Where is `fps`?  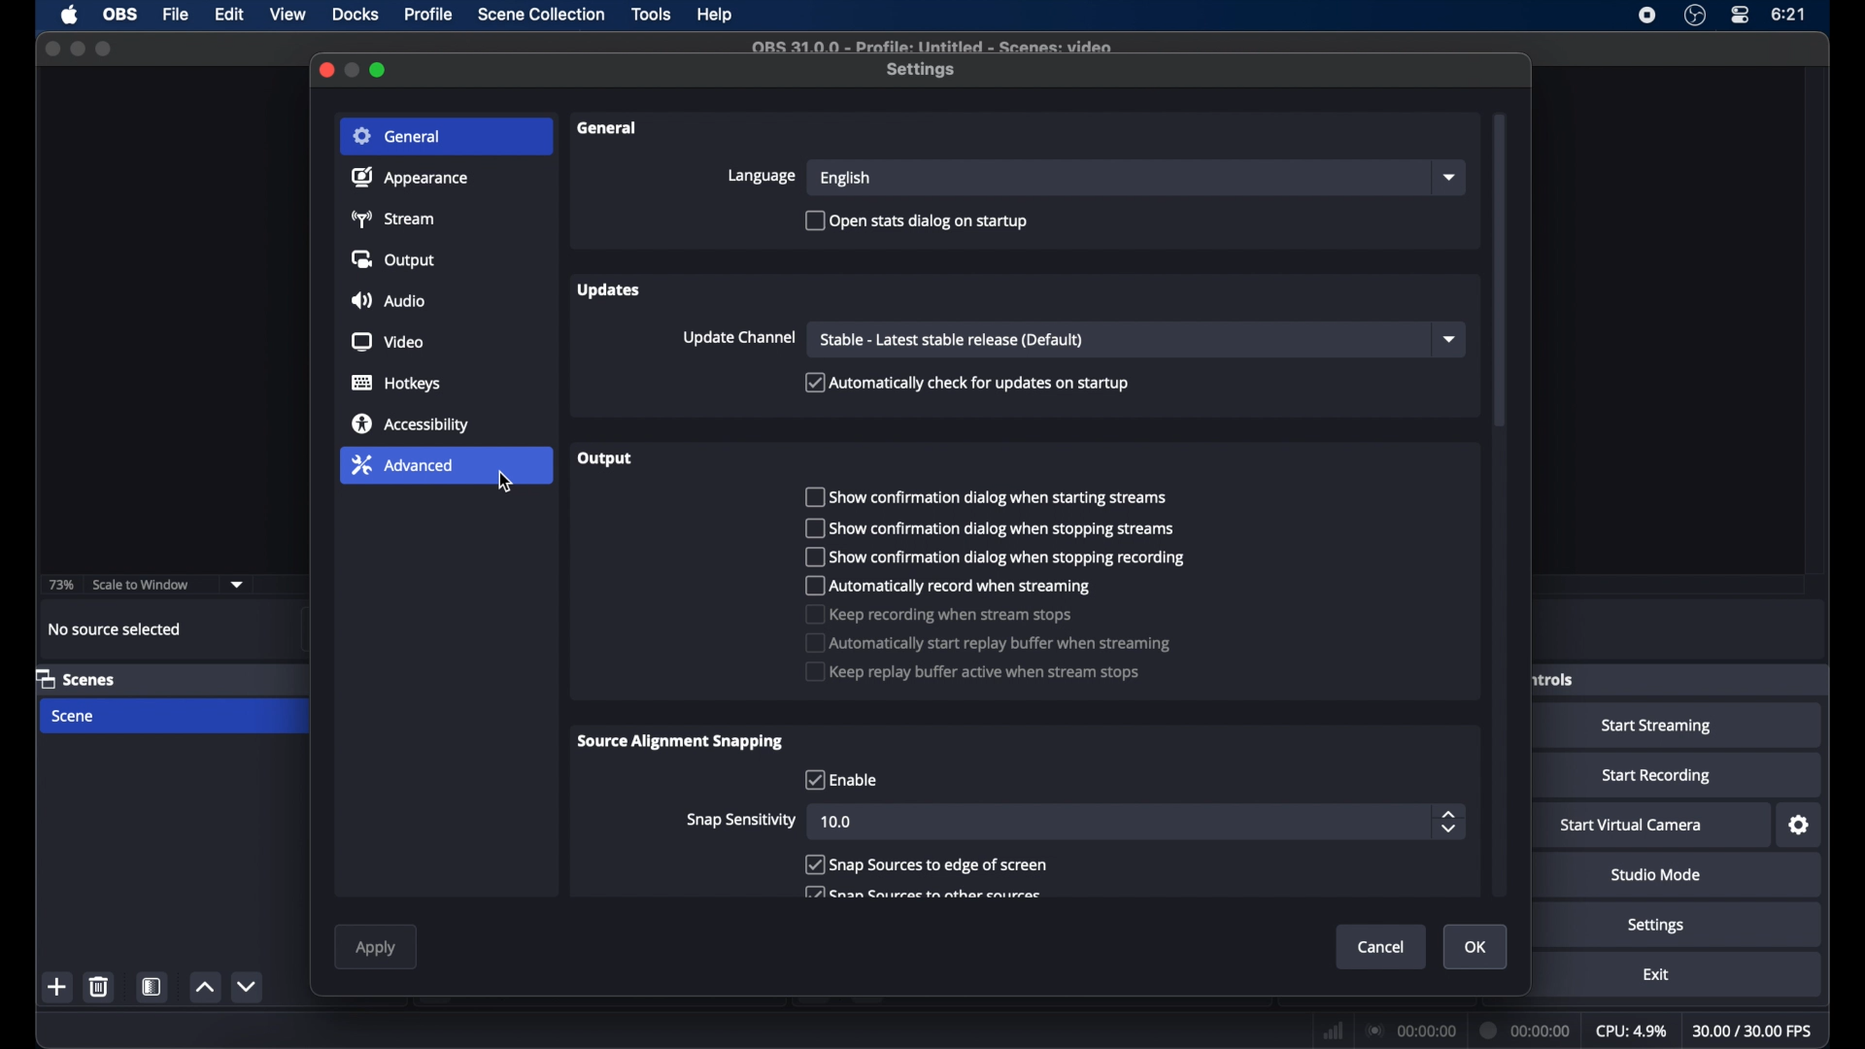
fps is located at coordinates (1754, 1032).